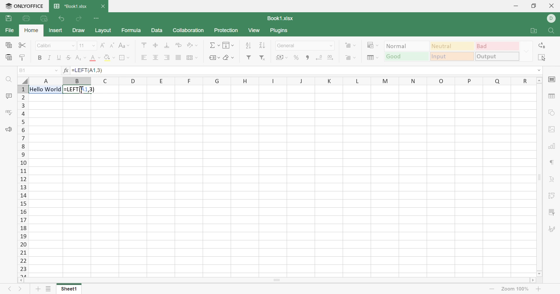 Image resolution: width=560 pixels, height=294 pixels. What do you see at coordinates (249, 58) in the screenshot?
I see `Filter` at bounding box center [249, 58].